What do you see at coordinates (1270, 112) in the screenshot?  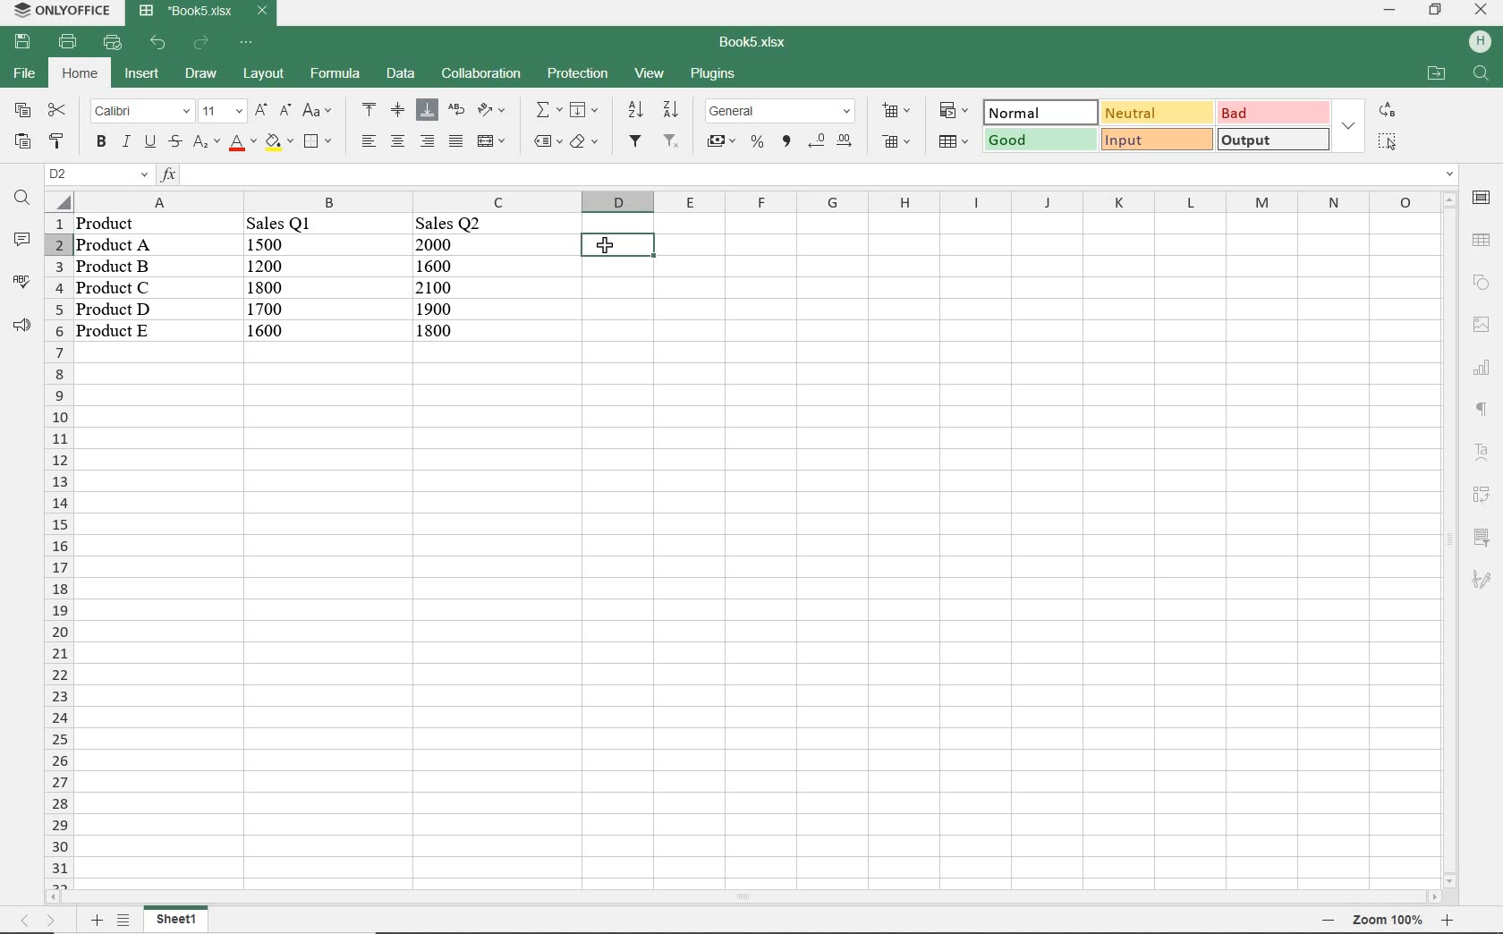 I see `bad` at bounding box center [1270, 112].